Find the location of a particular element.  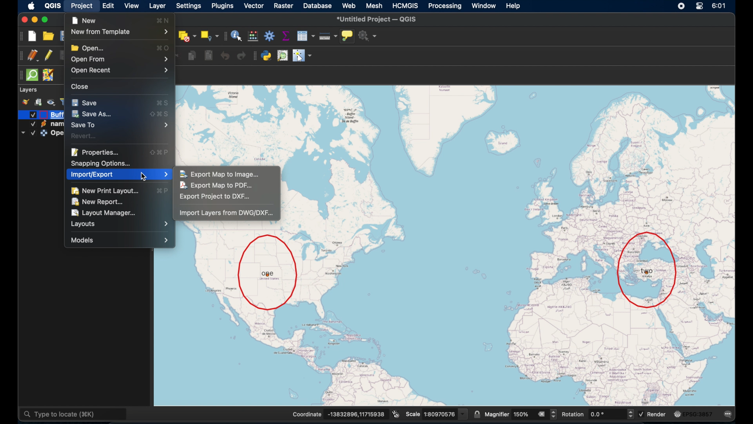

copy features is located at coordinates (192, 56).